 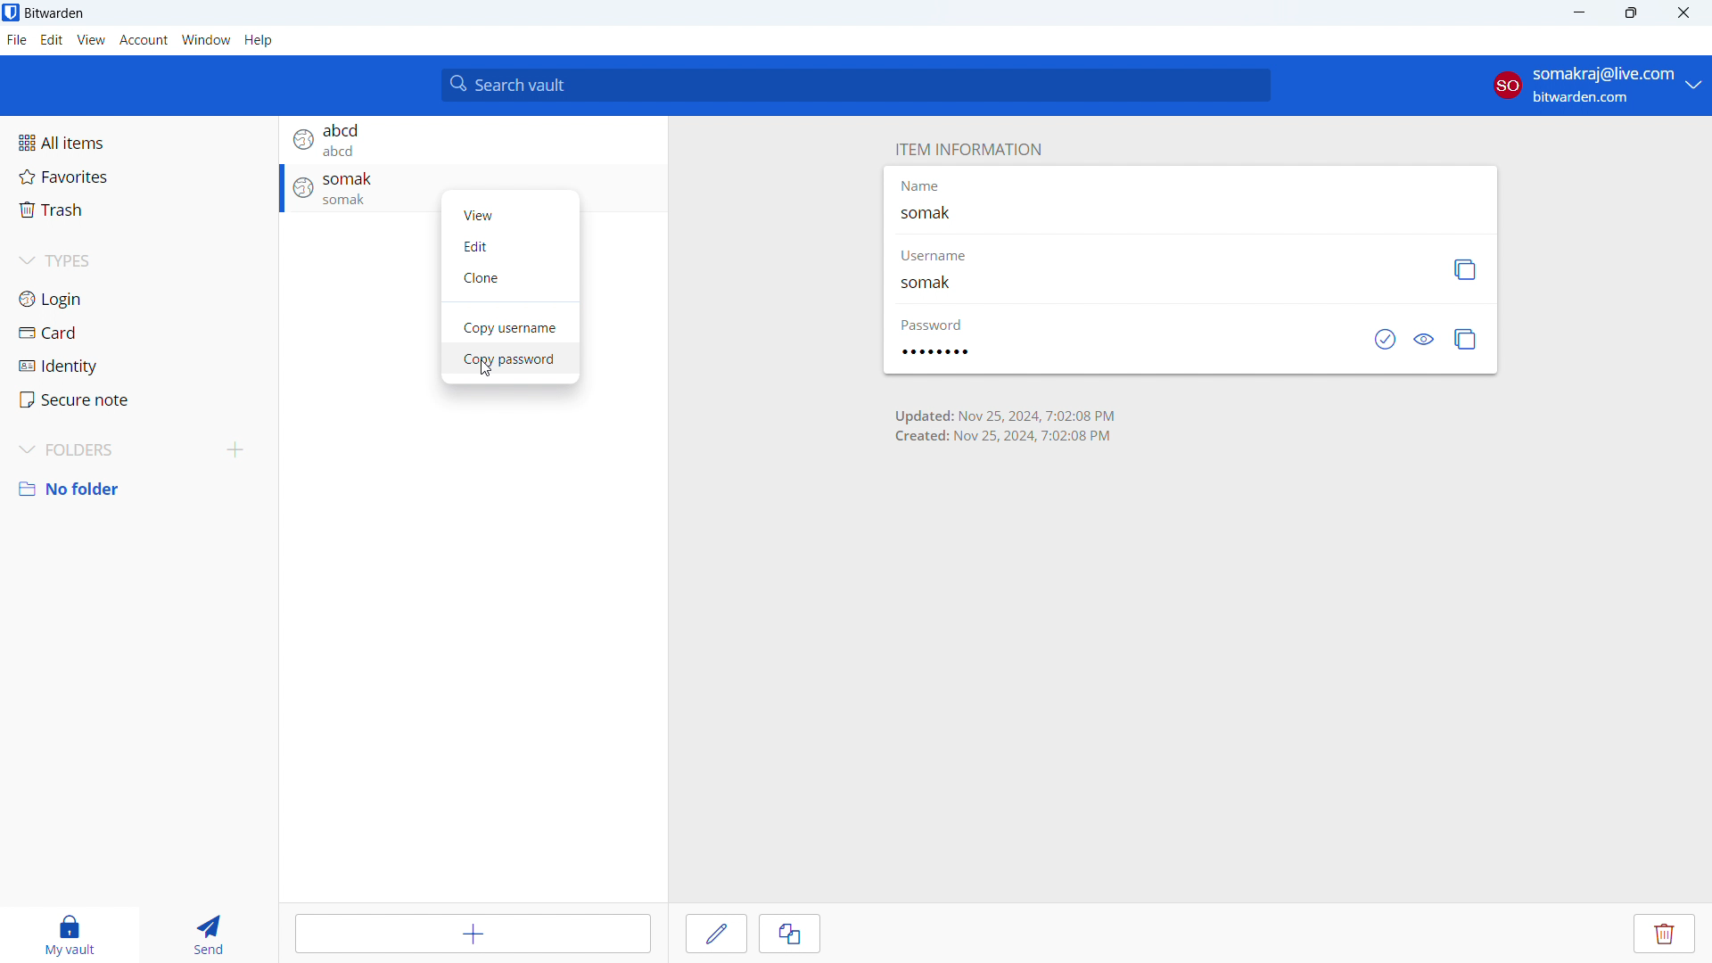 What do you see at coordinates (854, 84) in the screenshot?
I see `search vault` at bounding box center [854, 84].